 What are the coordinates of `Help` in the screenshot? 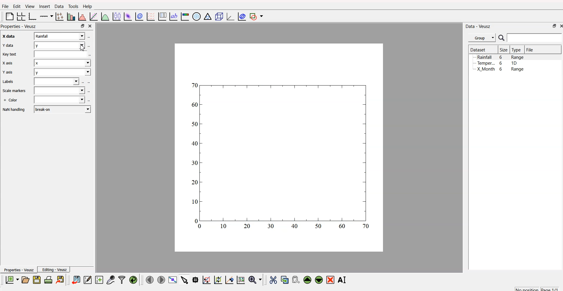 It's located at (87, 6).